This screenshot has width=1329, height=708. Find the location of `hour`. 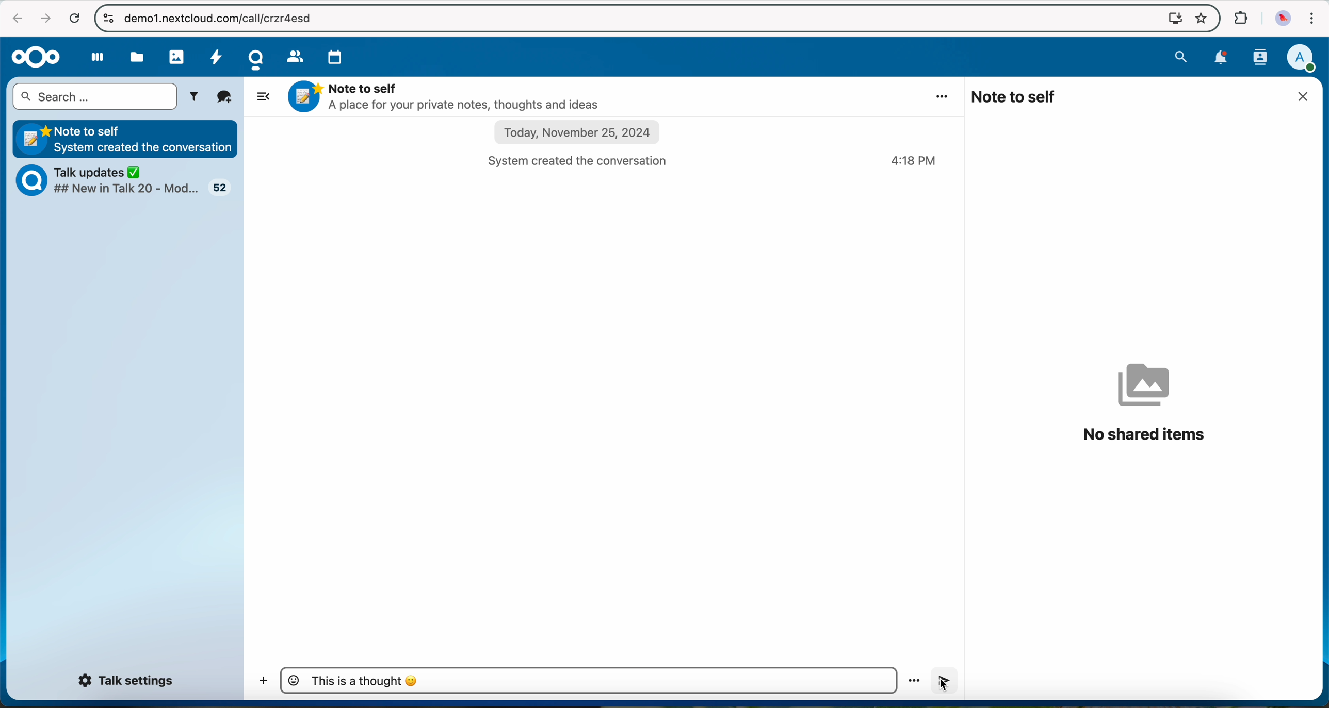

hour is located at coordinates (915, 161).